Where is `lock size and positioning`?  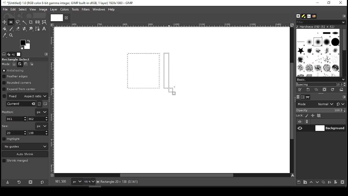
lock size and positioning is located at coordinates (313, 116).